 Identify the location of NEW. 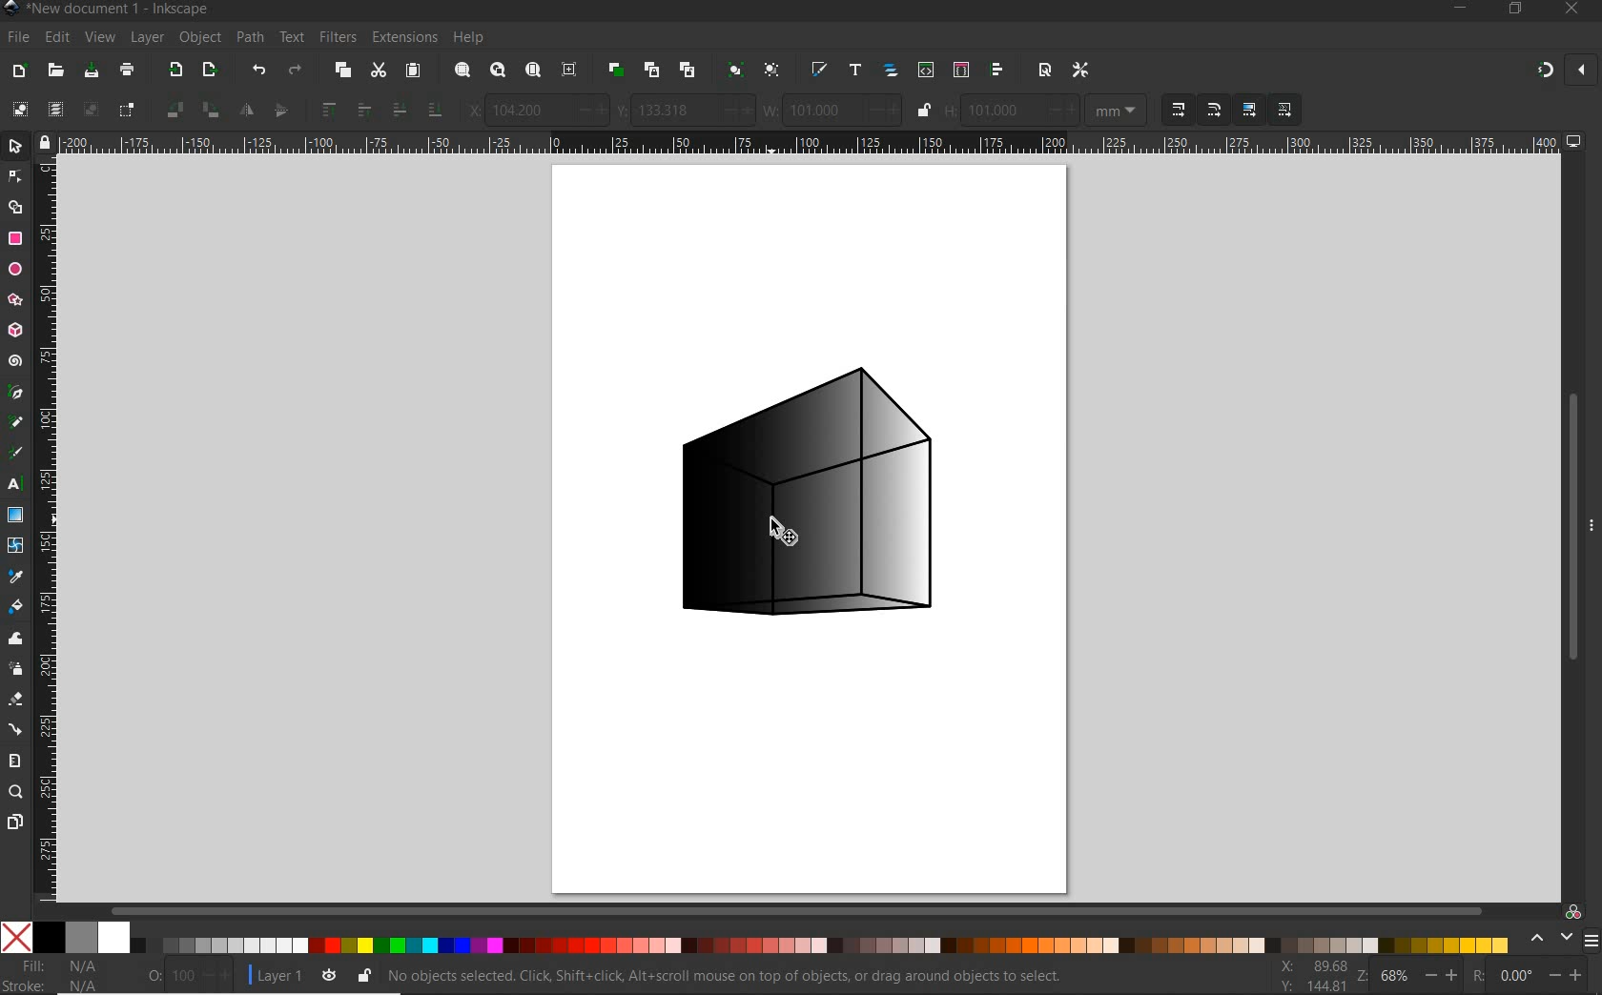
(16, 71).